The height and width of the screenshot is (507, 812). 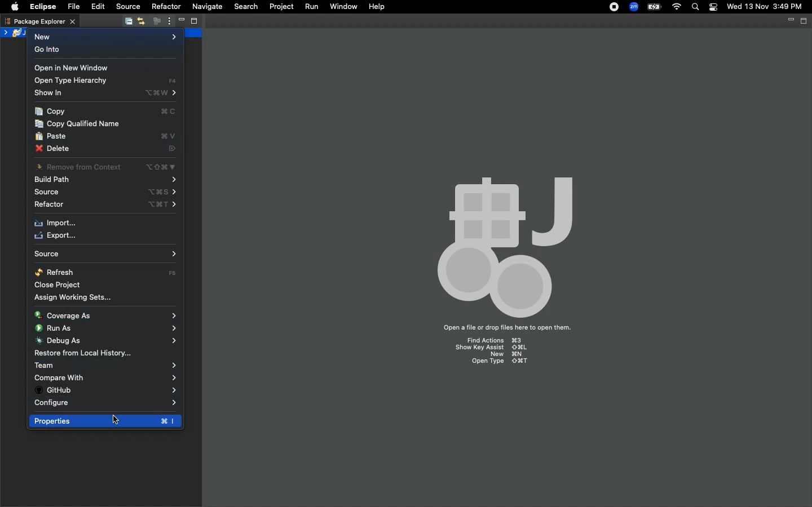 What do you see at coordinates (282, 7) in the screenshot?
I see `Project` at bounding box center [282, 7].